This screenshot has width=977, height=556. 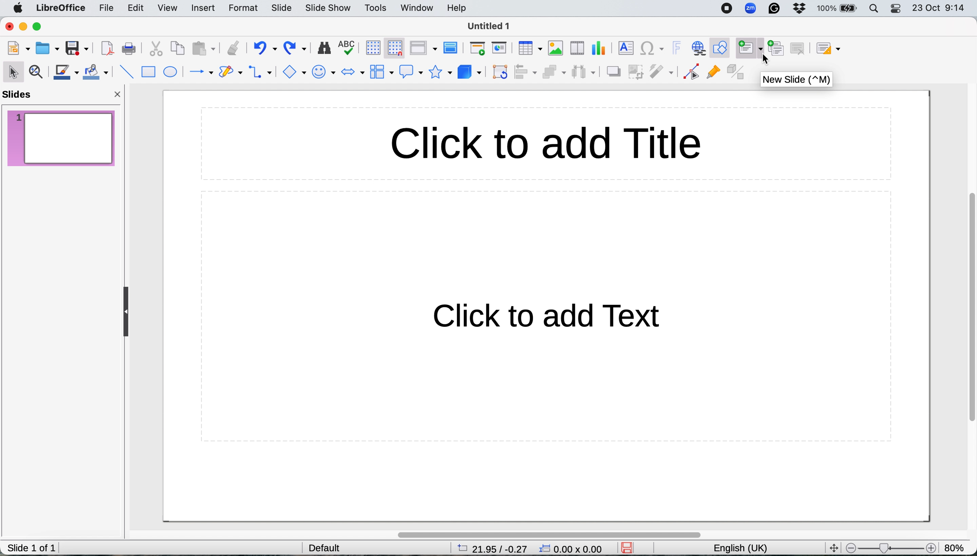 I want to click on slide show, so click(x=329, y=8).